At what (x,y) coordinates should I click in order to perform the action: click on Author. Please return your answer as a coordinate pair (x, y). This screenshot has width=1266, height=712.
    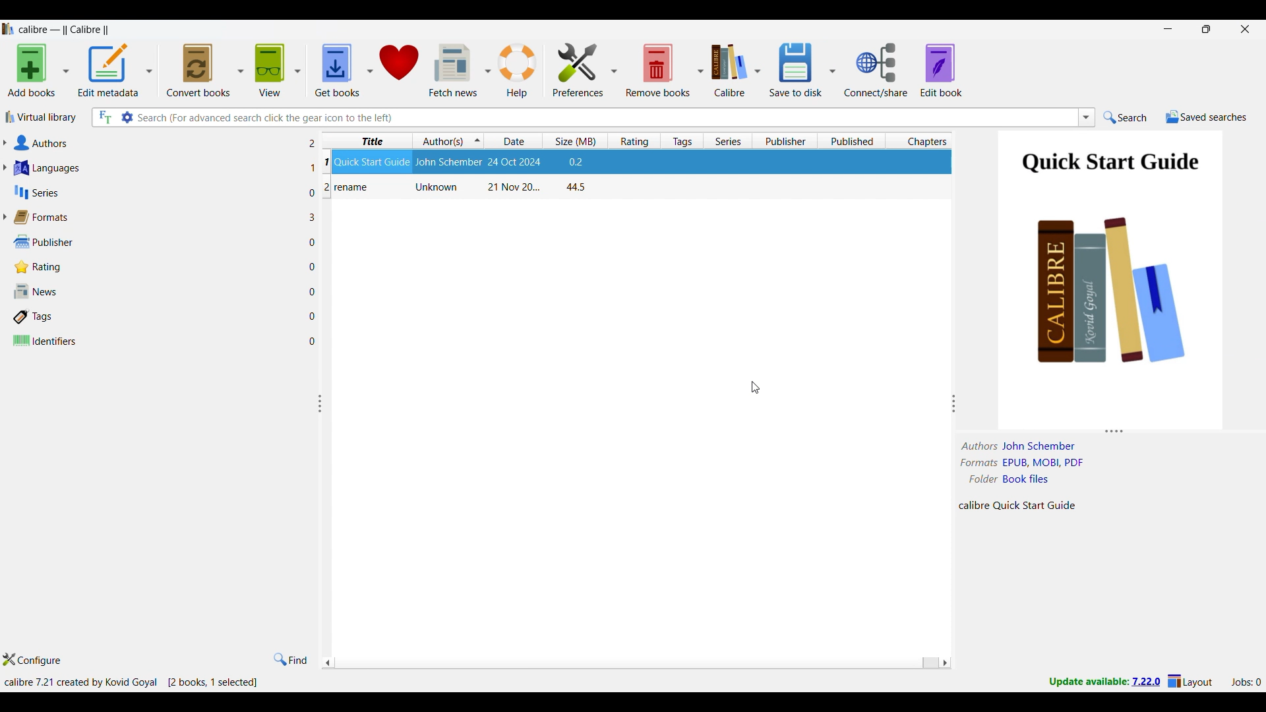
    Looking at the image, I should click on (438, 187).